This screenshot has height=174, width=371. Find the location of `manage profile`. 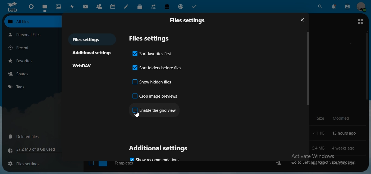

manage profile is located at coordinates (361, 7).